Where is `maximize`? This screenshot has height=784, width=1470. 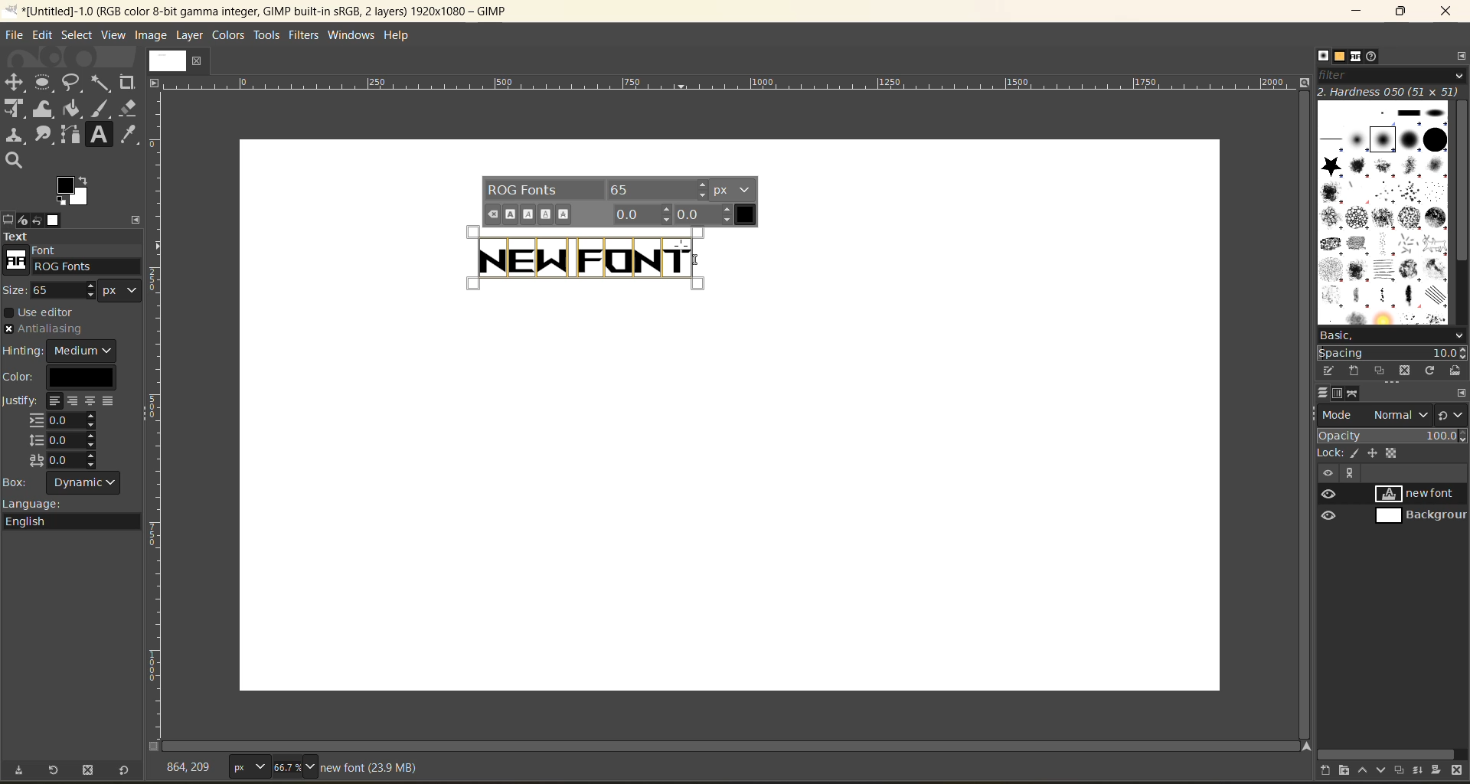 maximize is located at coordinates (1406, 11).